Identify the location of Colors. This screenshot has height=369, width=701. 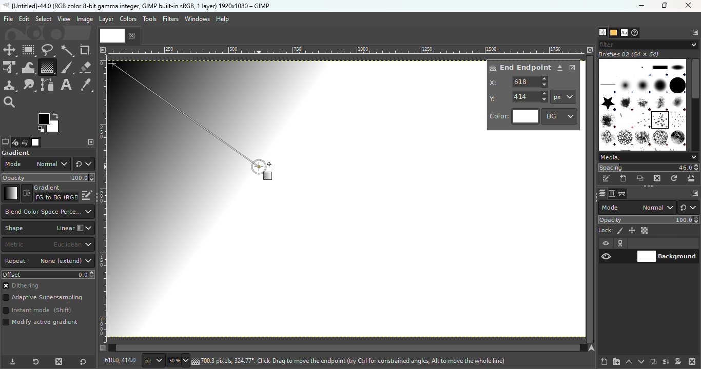
(127, 18).